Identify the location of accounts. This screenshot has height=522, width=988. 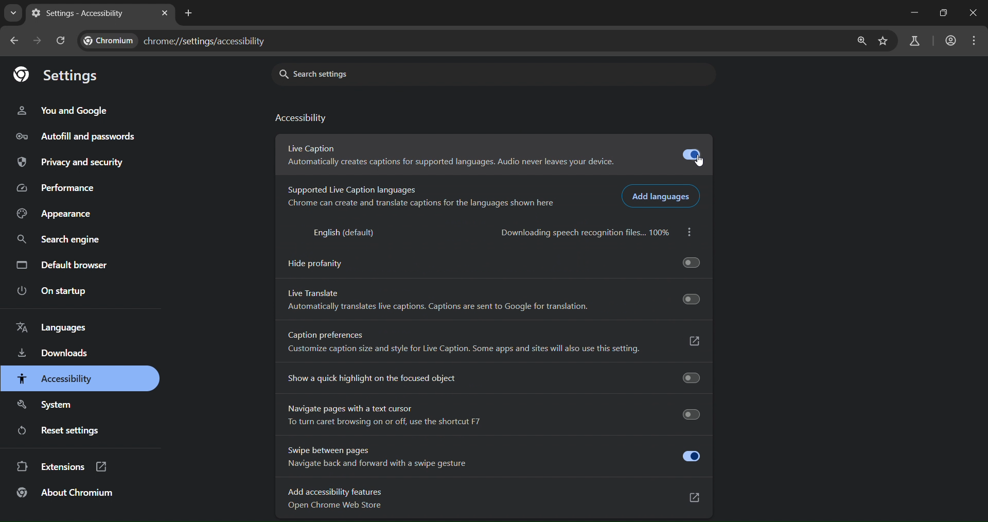
(951, 41).